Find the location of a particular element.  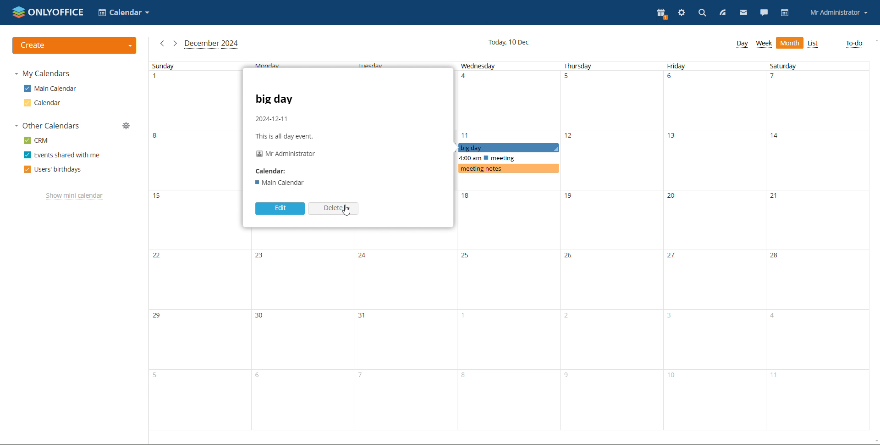

week view is located at coordinates (764, 44).